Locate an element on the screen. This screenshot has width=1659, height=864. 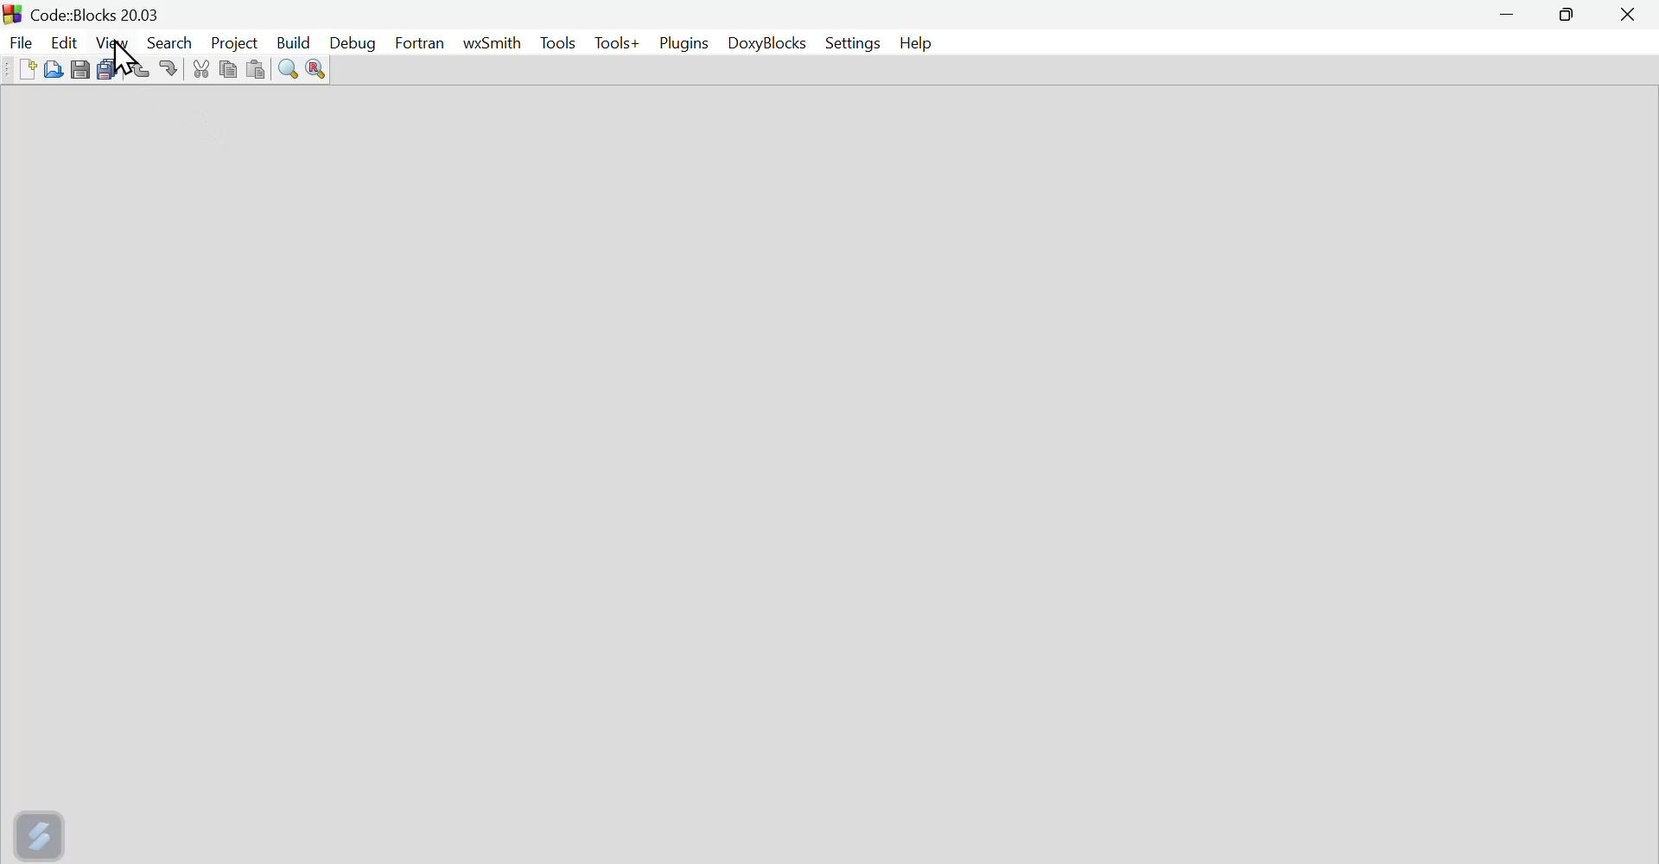
Save multiple is located at coordinates (107, 67).